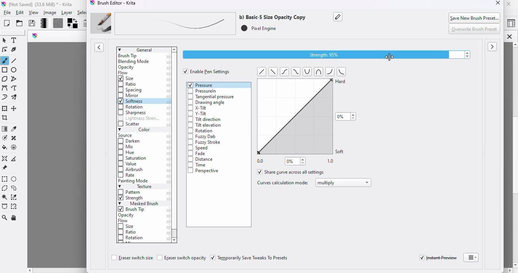 This screenshot has width=518, height=273. I want to click on tilt elevation, so click(204, 126).